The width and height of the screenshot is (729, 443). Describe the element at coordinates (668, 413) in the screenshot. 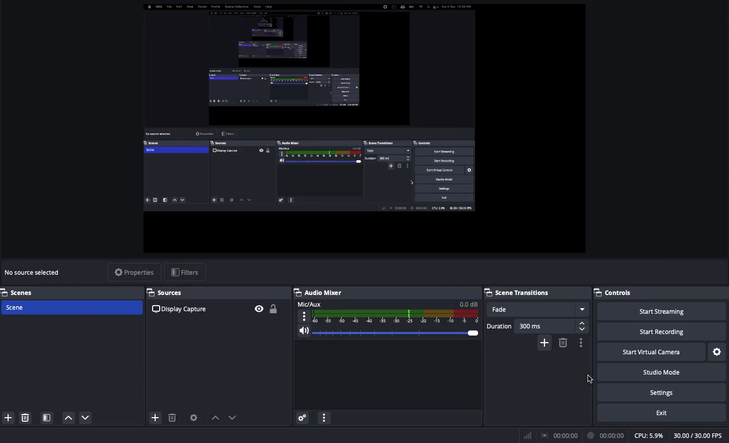

I see `Exit` at that location.